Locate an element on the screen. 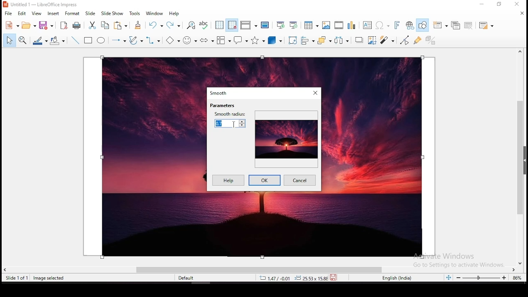 The image size is (528, 297). insert chart is located at coordinates (351, 26).